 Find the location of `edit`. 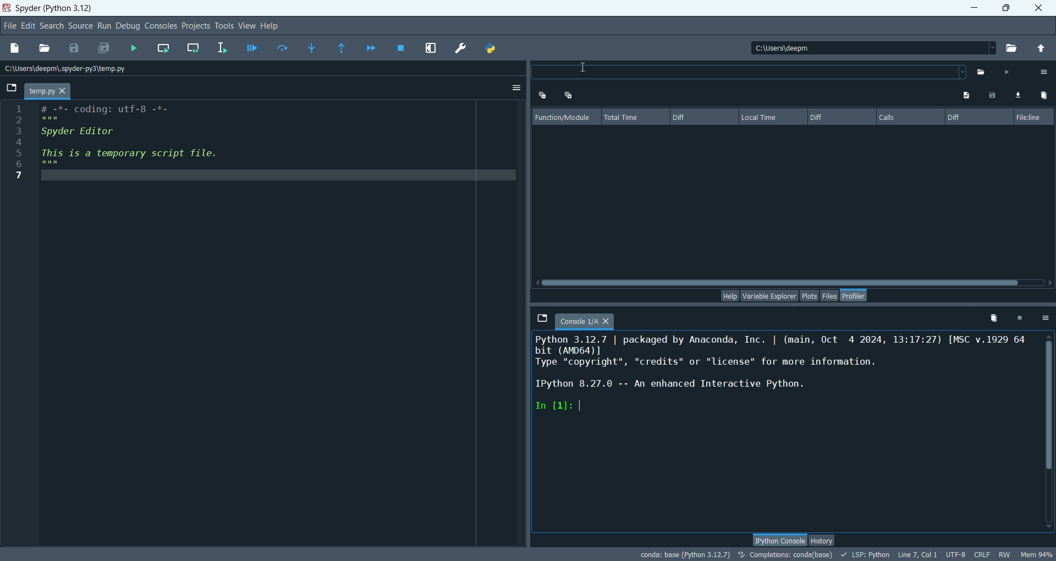

edit is located at coordinates (29, 26).